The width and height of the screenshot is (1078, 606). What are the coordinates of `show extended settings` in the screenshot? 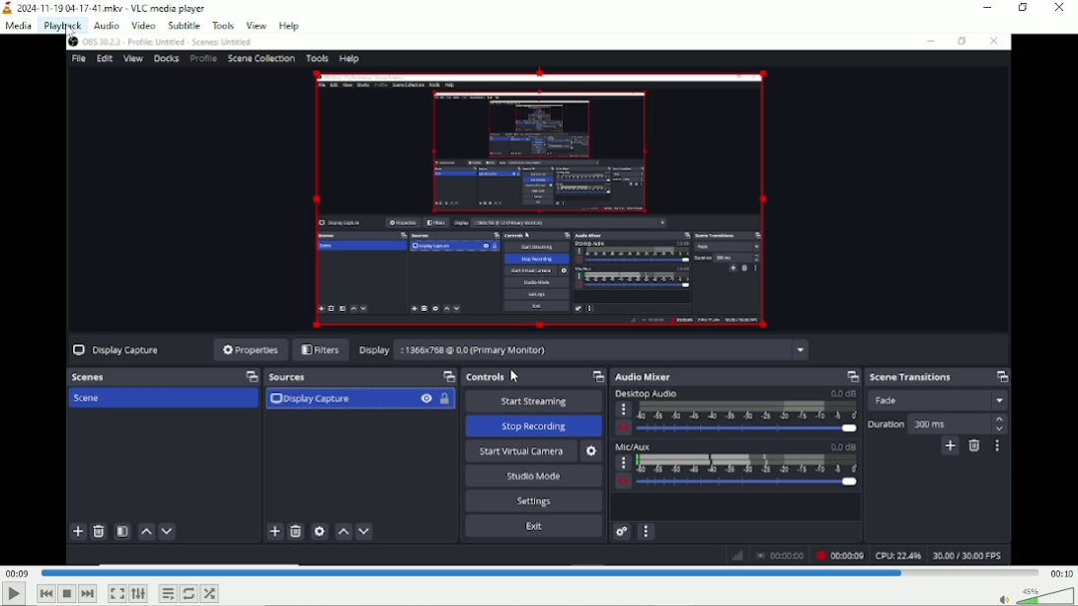 It's located at (139, 594).